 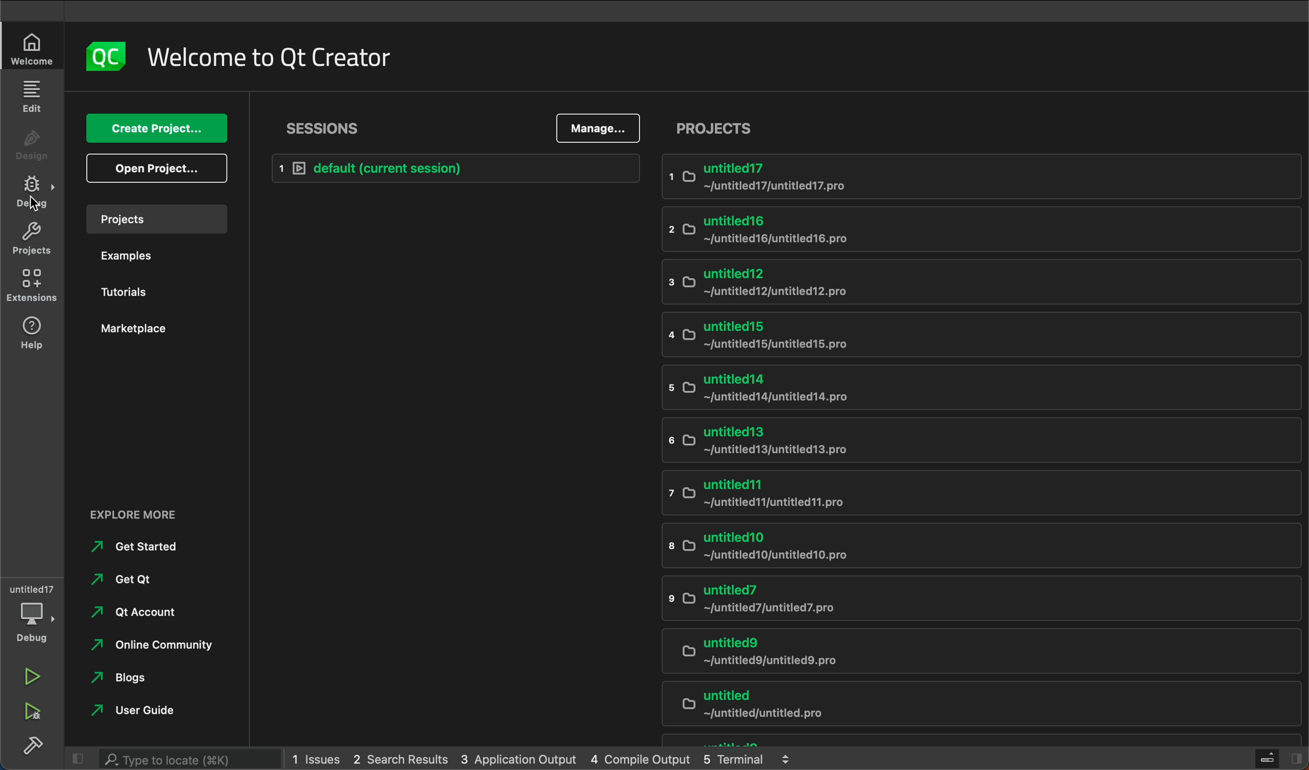 What do you see at coordinates (313, 759) in the screenshot?
I see `1 Issues` at bounding box center [313, 759].